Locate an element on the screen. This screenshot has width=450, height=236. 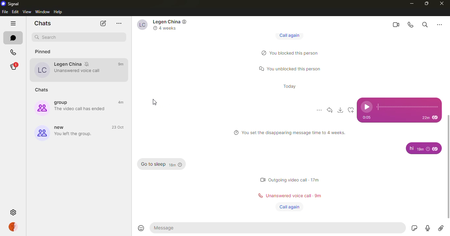
time is located at coordinates (119, 100).